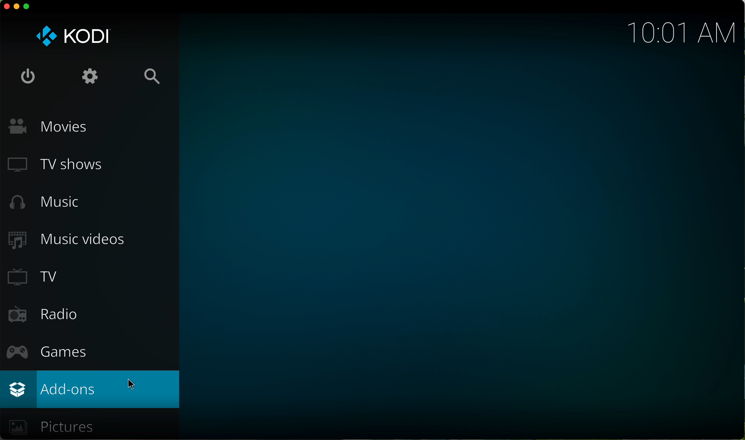 The image size is (745, 440). I want to click on maximize, so click(27, 7).